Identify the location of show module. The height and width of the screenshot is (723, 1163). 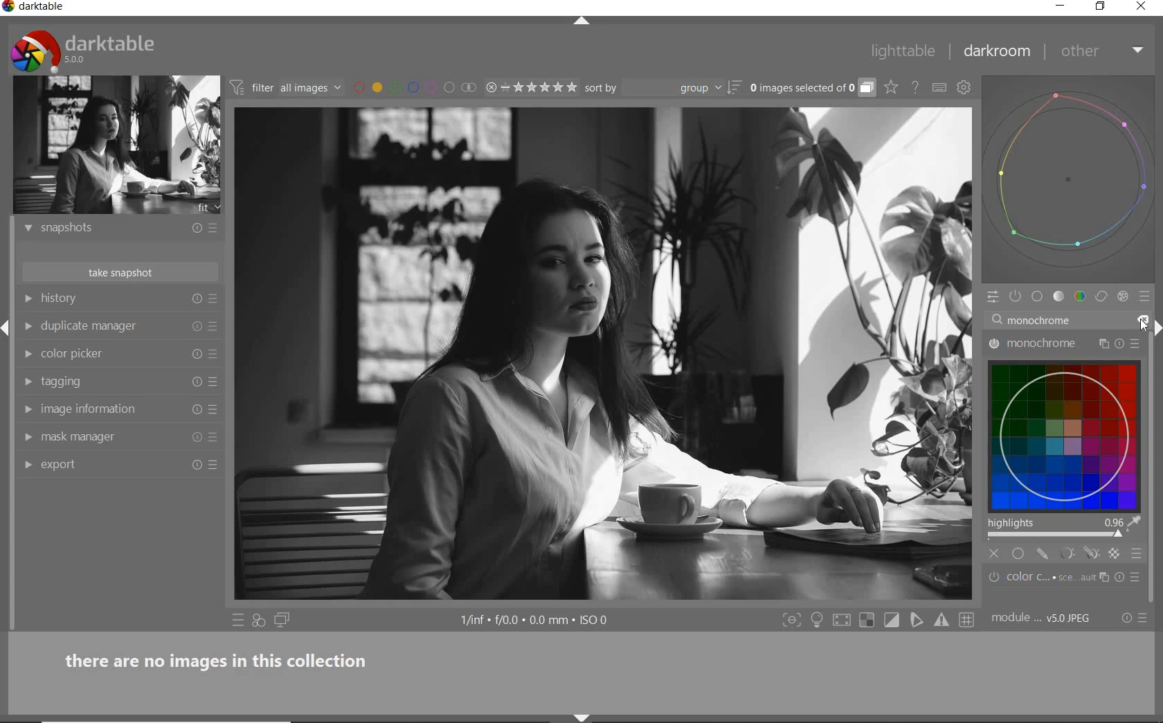
(27, 438).